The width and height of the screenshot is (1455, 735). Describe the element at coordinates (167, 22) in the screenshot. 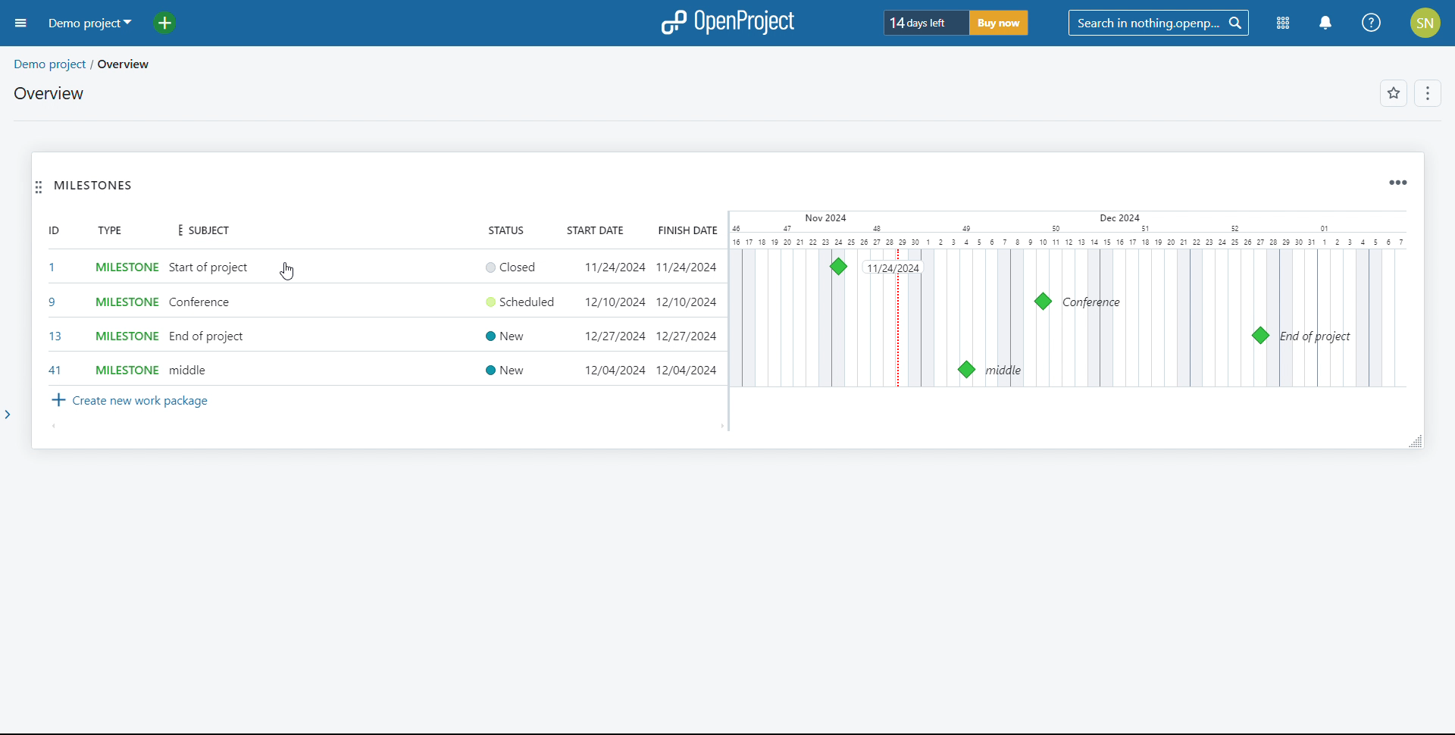

I see `add project` at that location.